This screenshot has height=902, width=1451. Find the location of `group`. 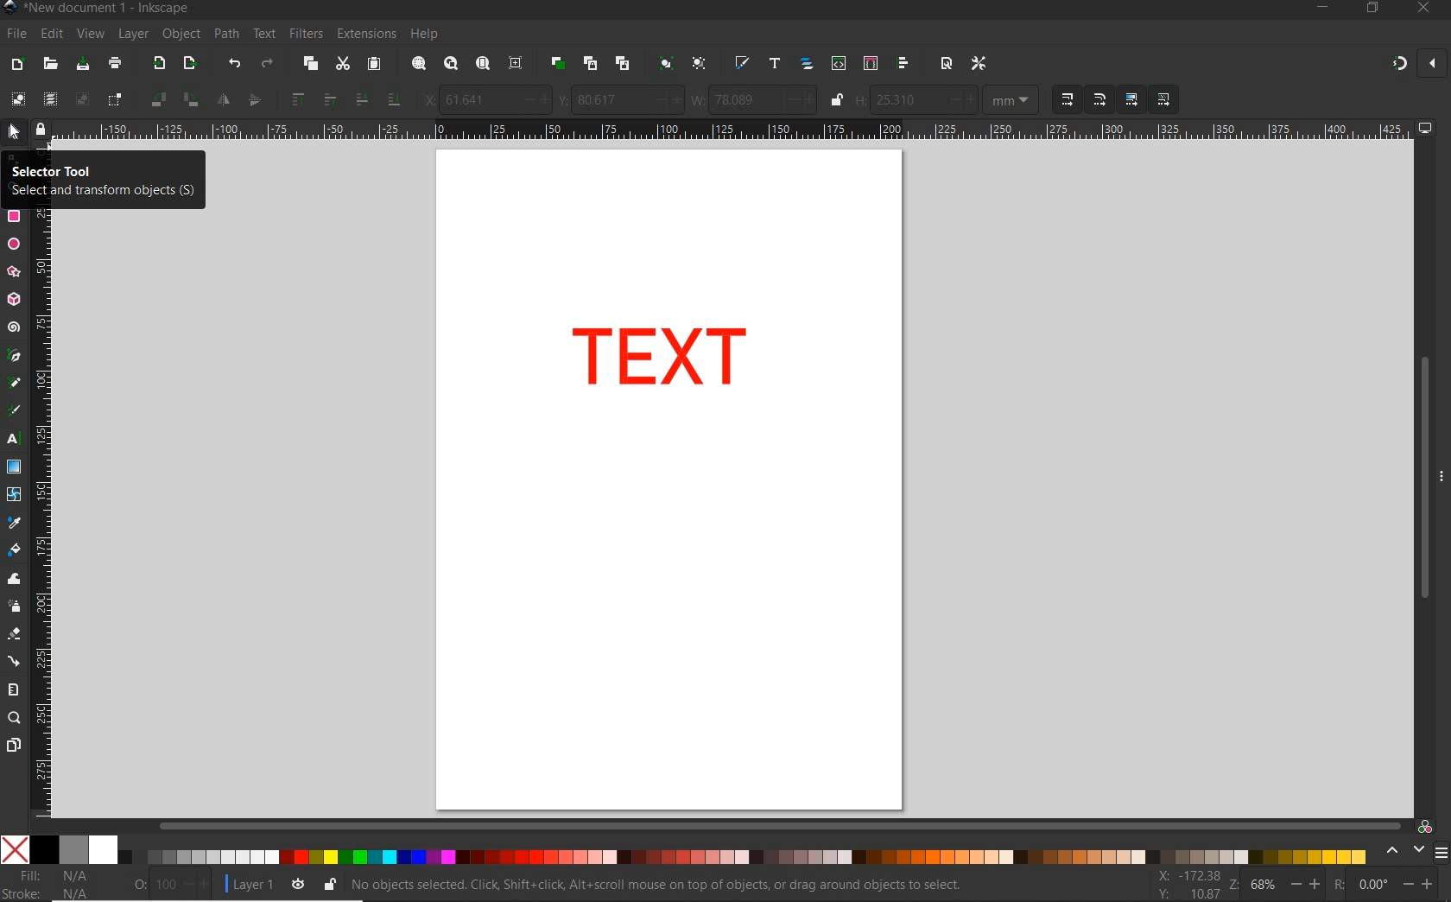

group is located at coordinates (663, 65).